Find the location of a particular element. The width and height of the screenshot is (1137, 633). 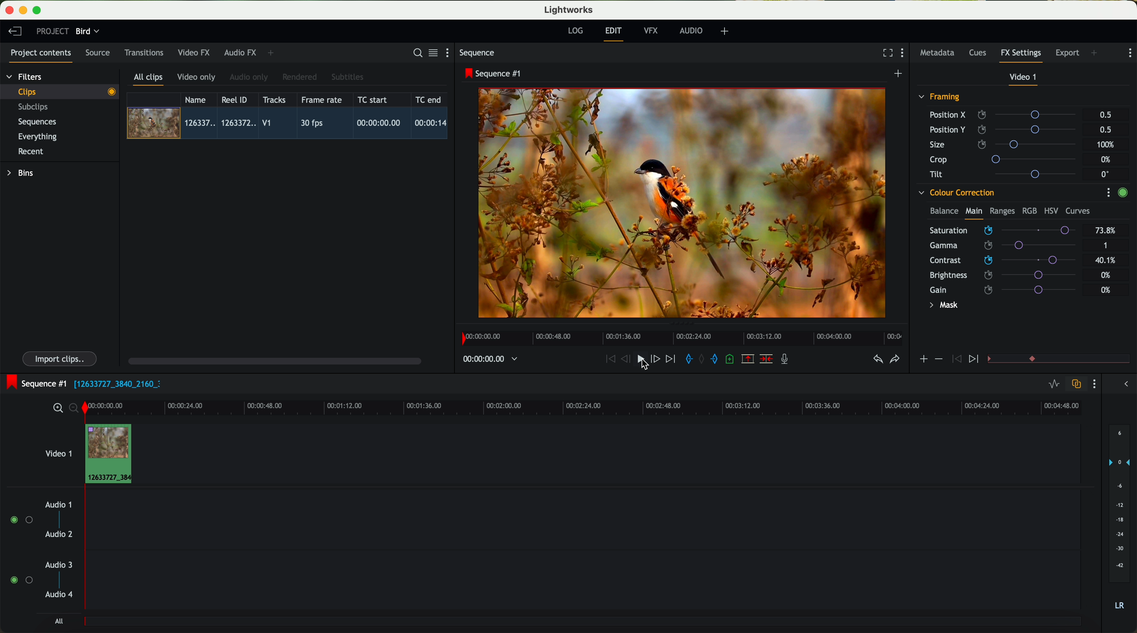

clear marks is located at coordinates (702, 359).